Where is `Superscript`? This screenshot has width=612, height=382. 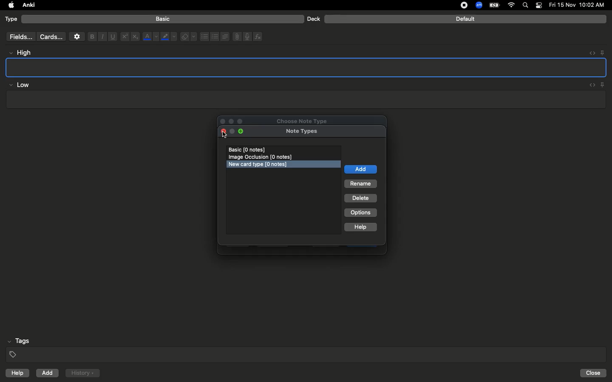
Superscript is located at coordinates (124, 37).